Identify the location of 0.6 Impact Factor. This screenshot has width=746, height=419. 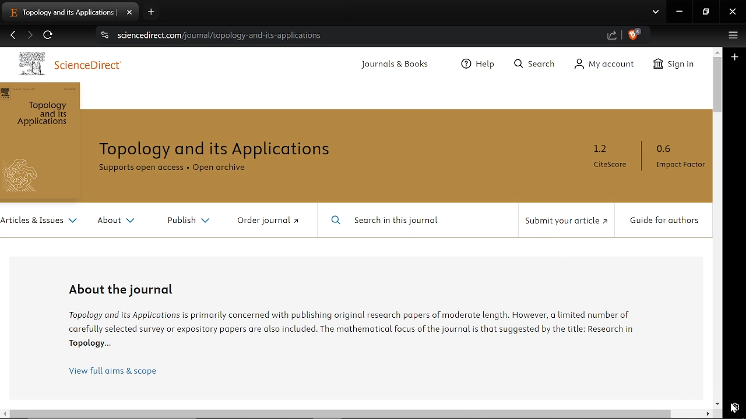
(680, 156).